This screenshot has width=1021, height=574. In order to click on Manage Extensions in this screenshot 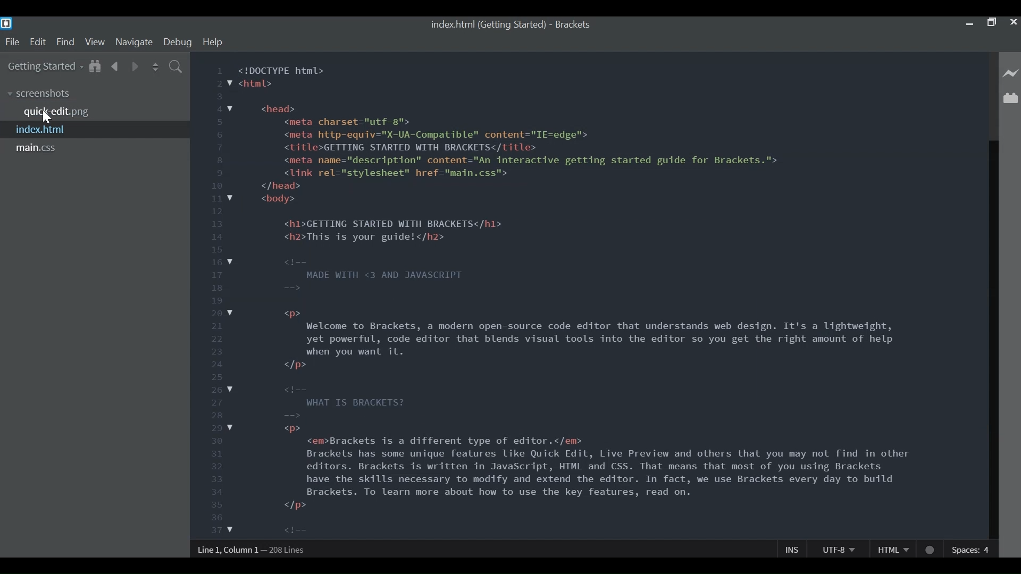, I will do `click(1010, 98)`.